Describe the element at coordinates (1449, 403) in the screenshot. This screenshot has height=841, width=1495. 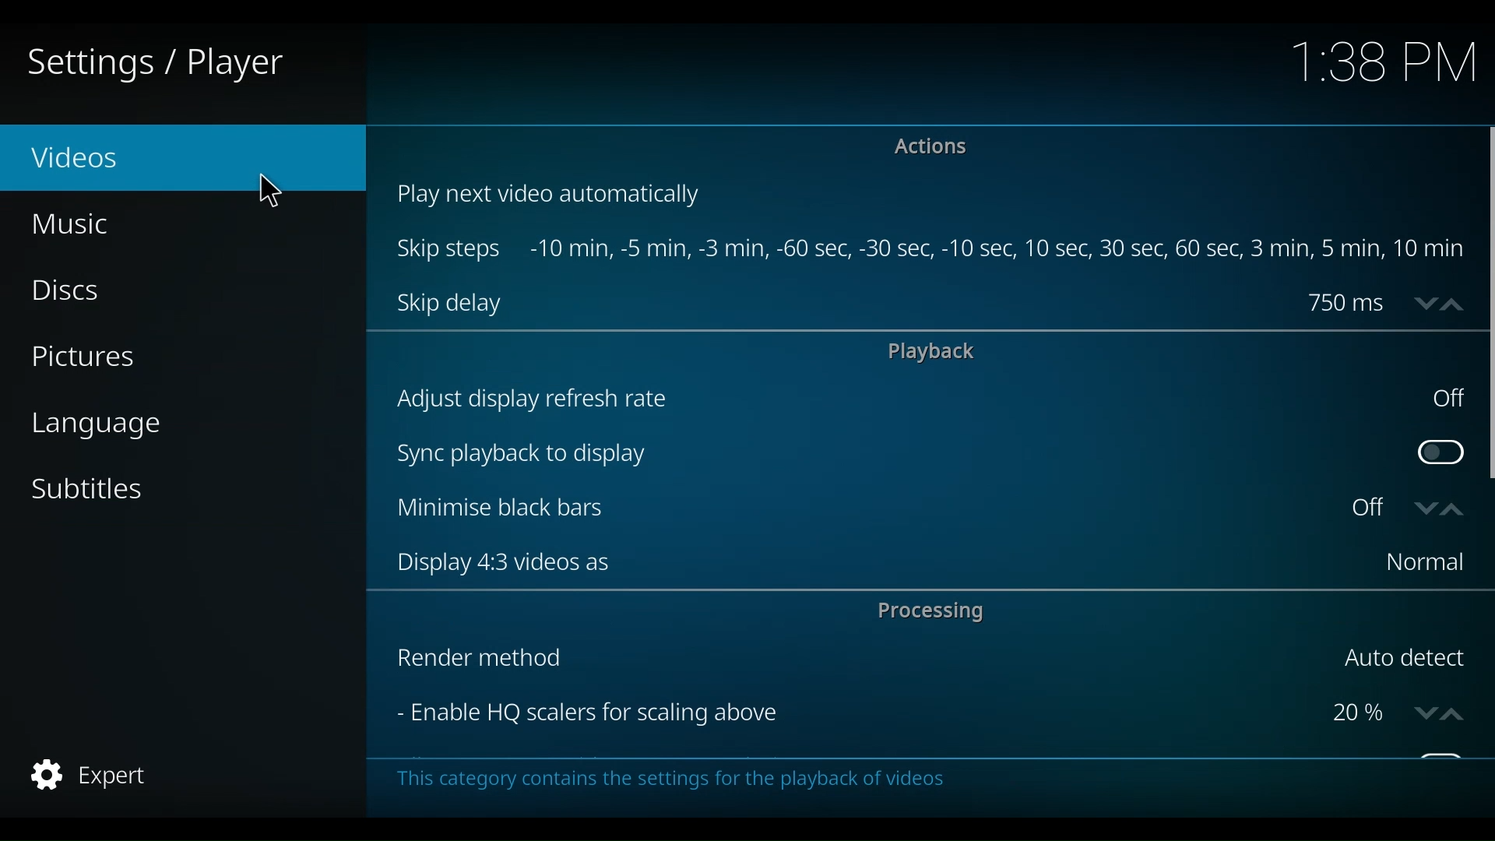
I see `off` at that location.